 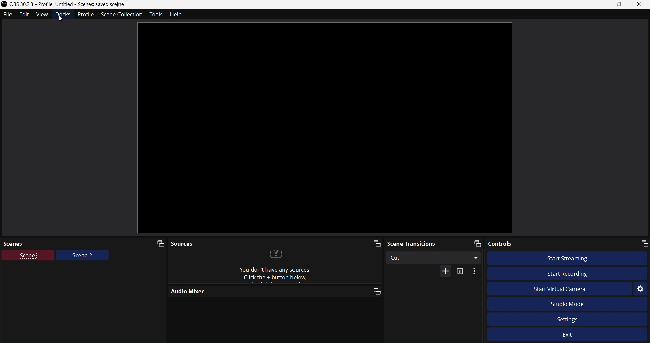 I want to click on Tools, so click(x=154, y=15).